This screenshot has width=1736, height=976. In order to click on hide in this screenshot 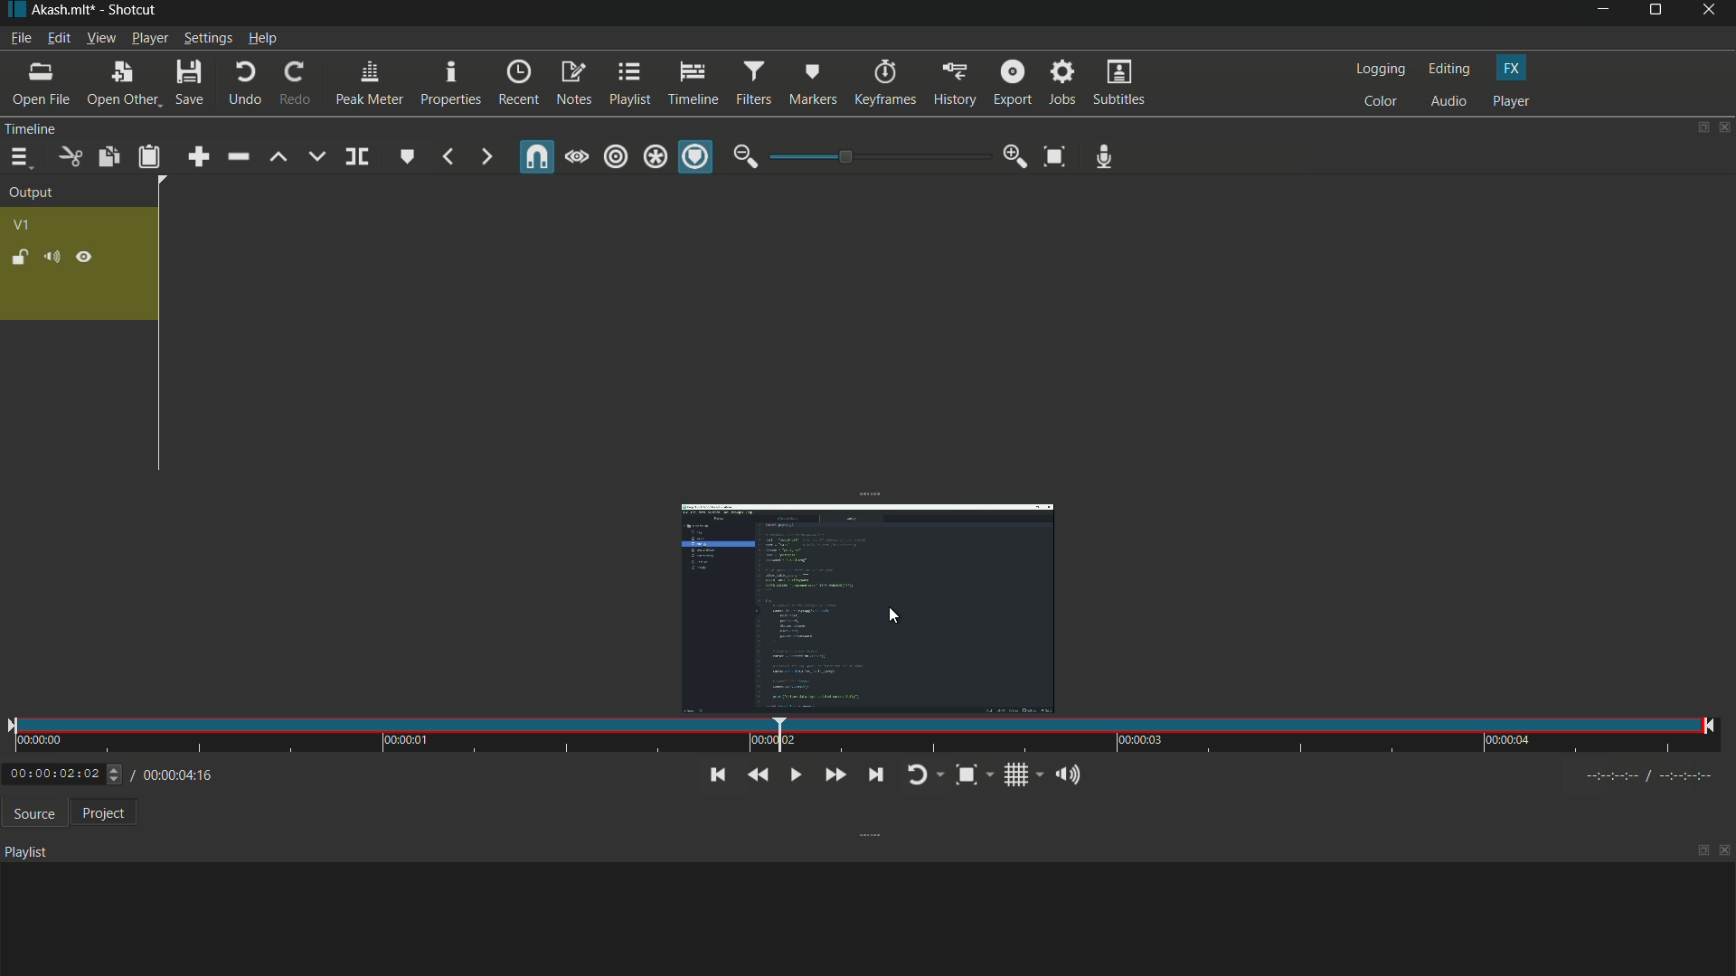, I will do `click(83, 258)`.